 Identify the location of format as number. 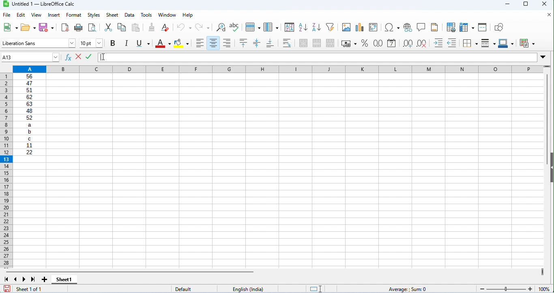
(378, 43).